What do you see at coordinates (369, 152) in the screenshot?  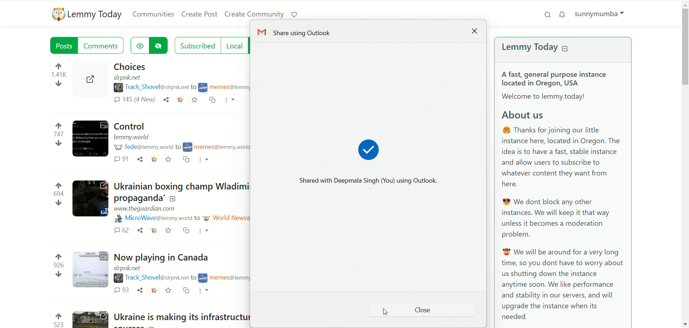 I see `shared sign` at bounding box center [369, 152].